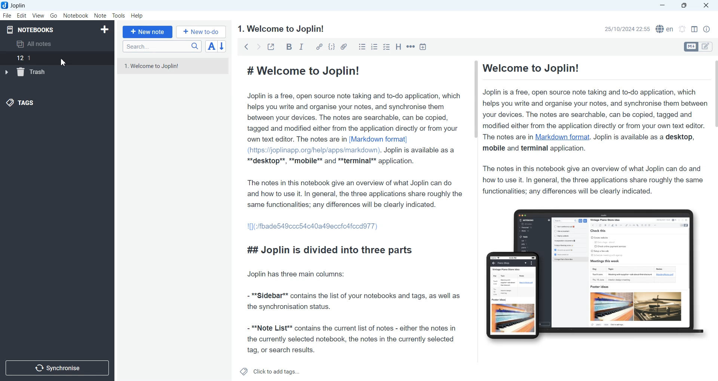 The image size is (718, 381). I want to click on All notes, so click(57, 44).